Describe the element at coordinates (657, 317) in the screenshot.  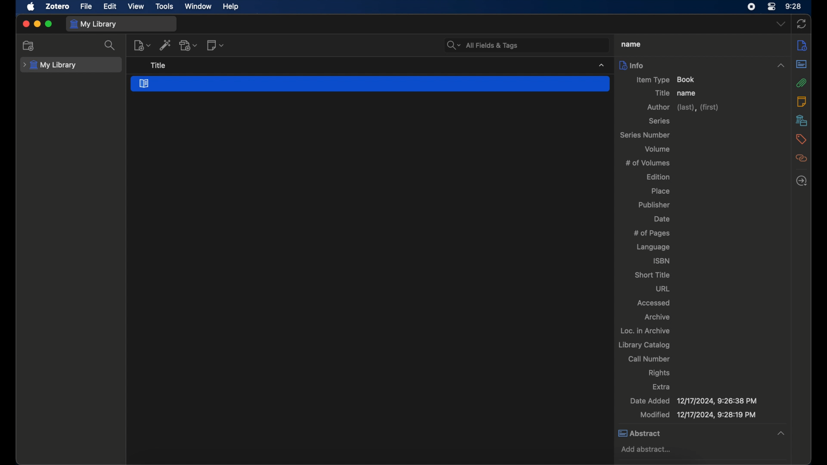
I see `archive` at that location.